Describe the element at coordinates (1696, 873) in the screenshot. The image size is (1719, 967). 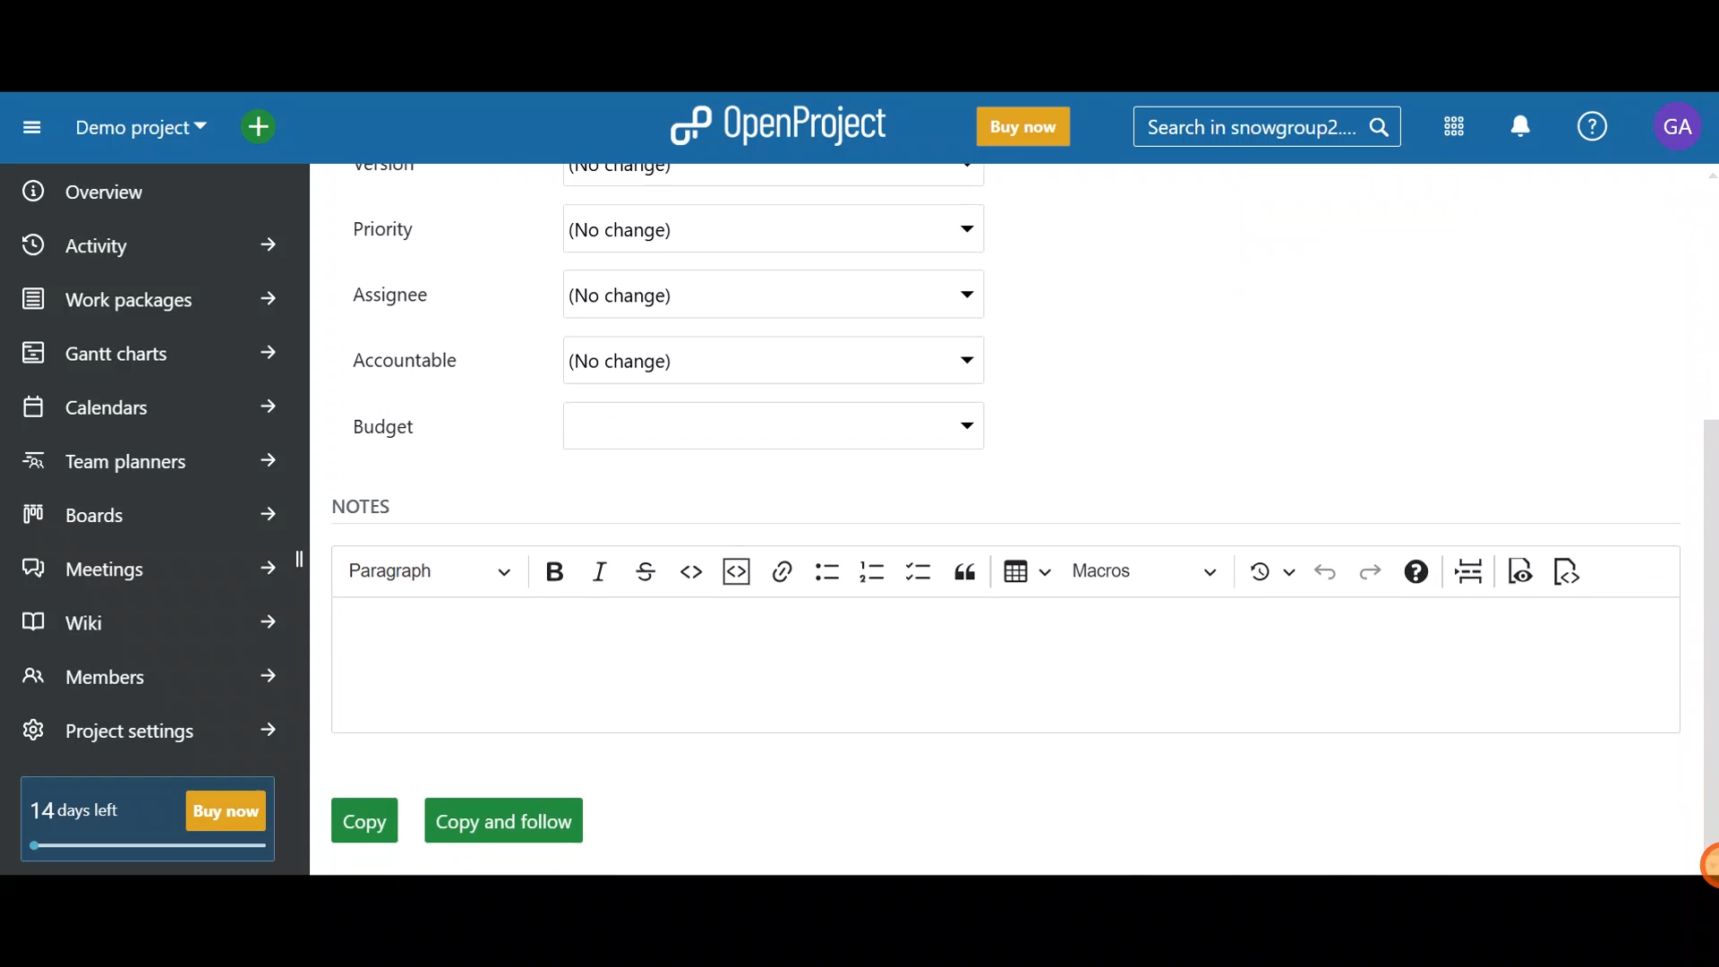
I see `Cursor` at that location.